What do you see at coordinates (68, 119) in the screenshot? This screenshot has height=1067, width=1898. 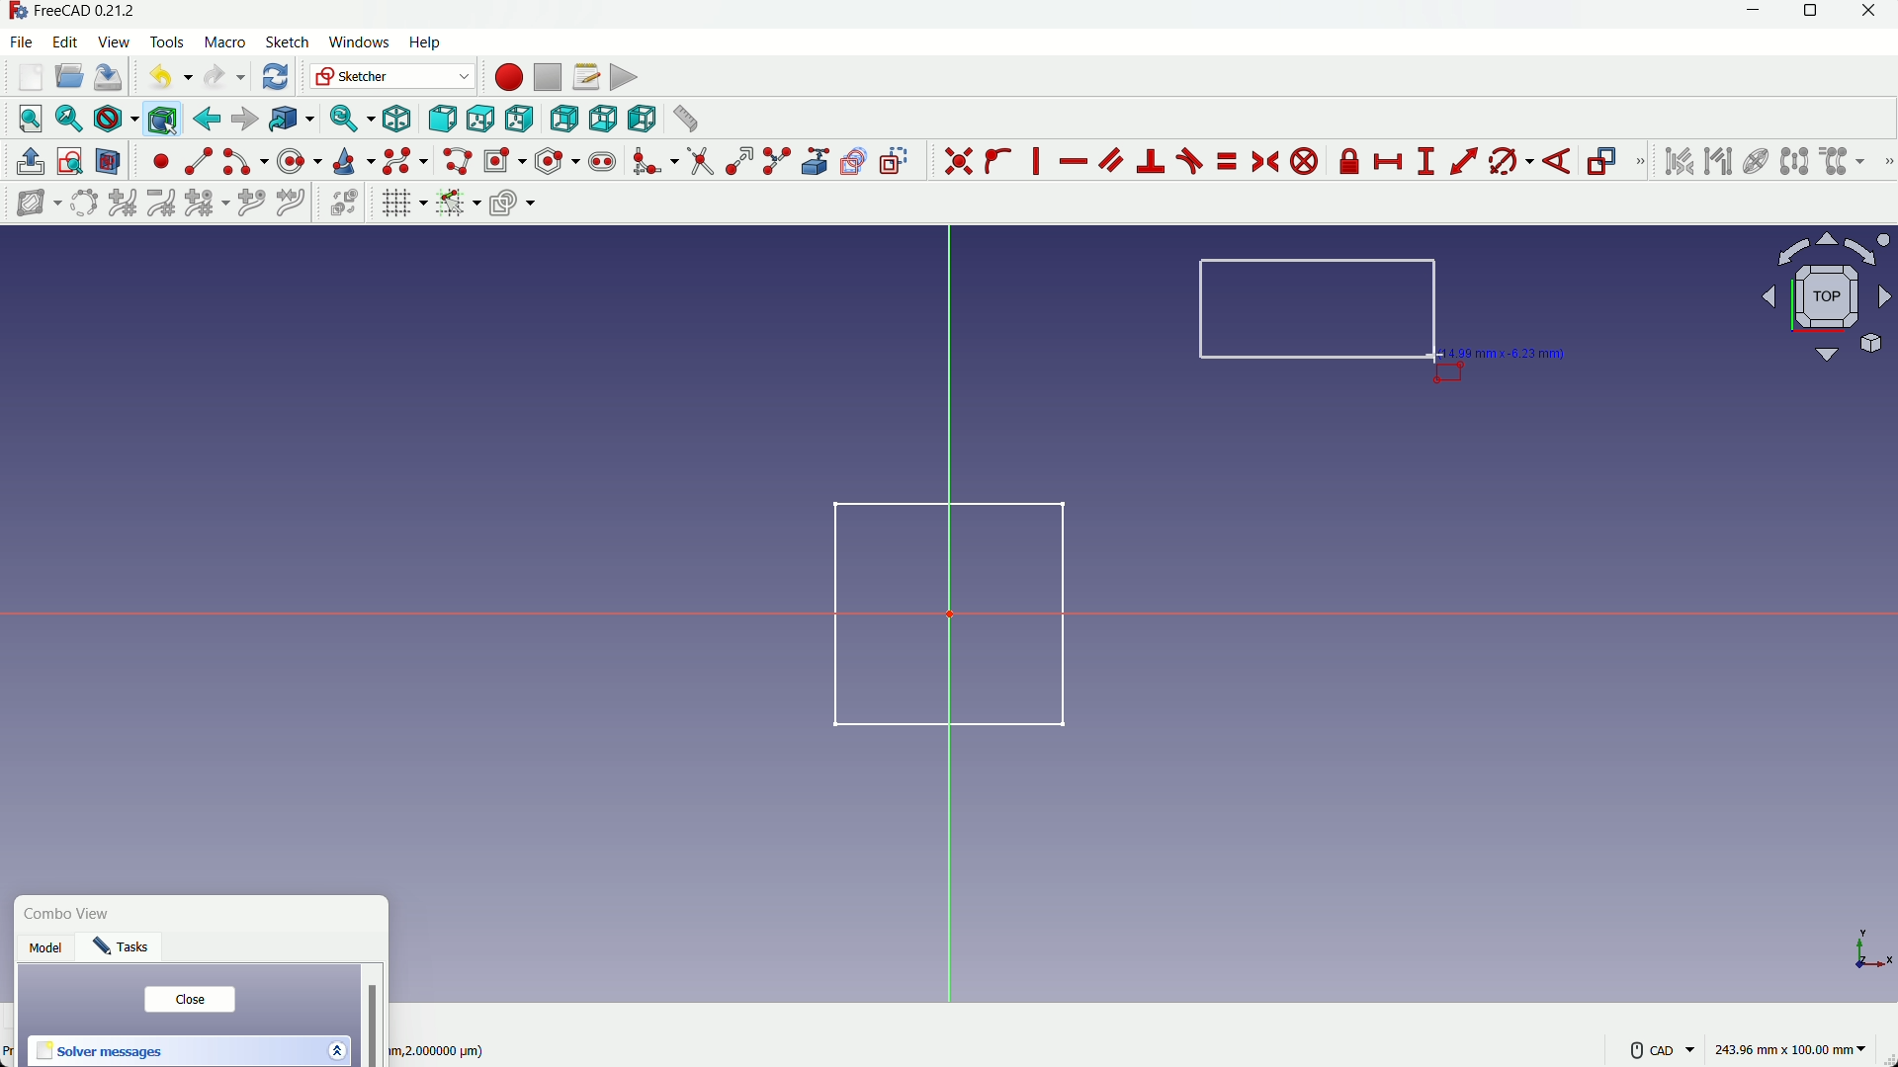 I see `select fit` at bounding box center [68, 119].